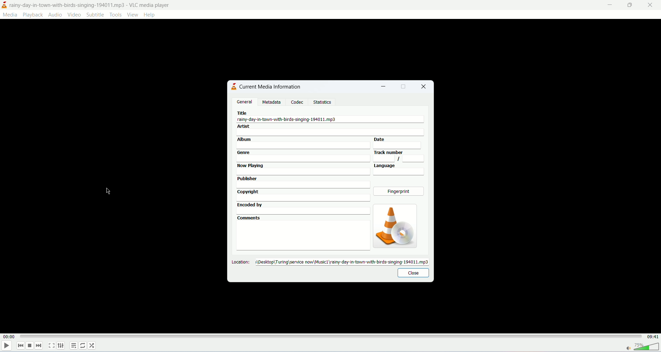 The image size is (661, 352). I want to click on y-day-in-town-with-birds-singing-194011.mp3 - VLC media player, so click(94, 5).